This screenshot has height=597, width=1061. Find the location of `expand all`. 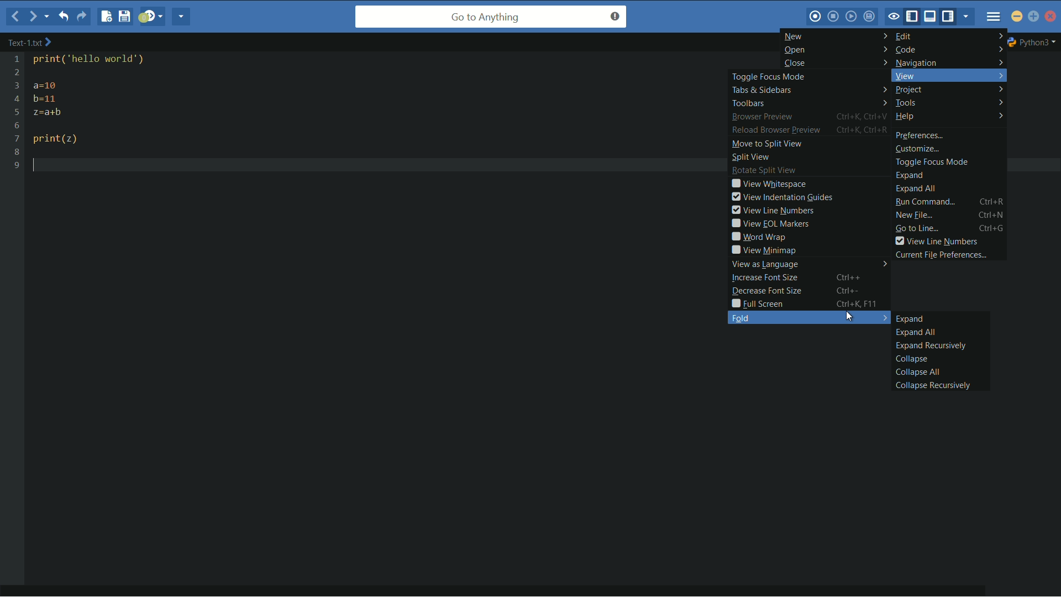

expand all is located at coordinates (919, 188).